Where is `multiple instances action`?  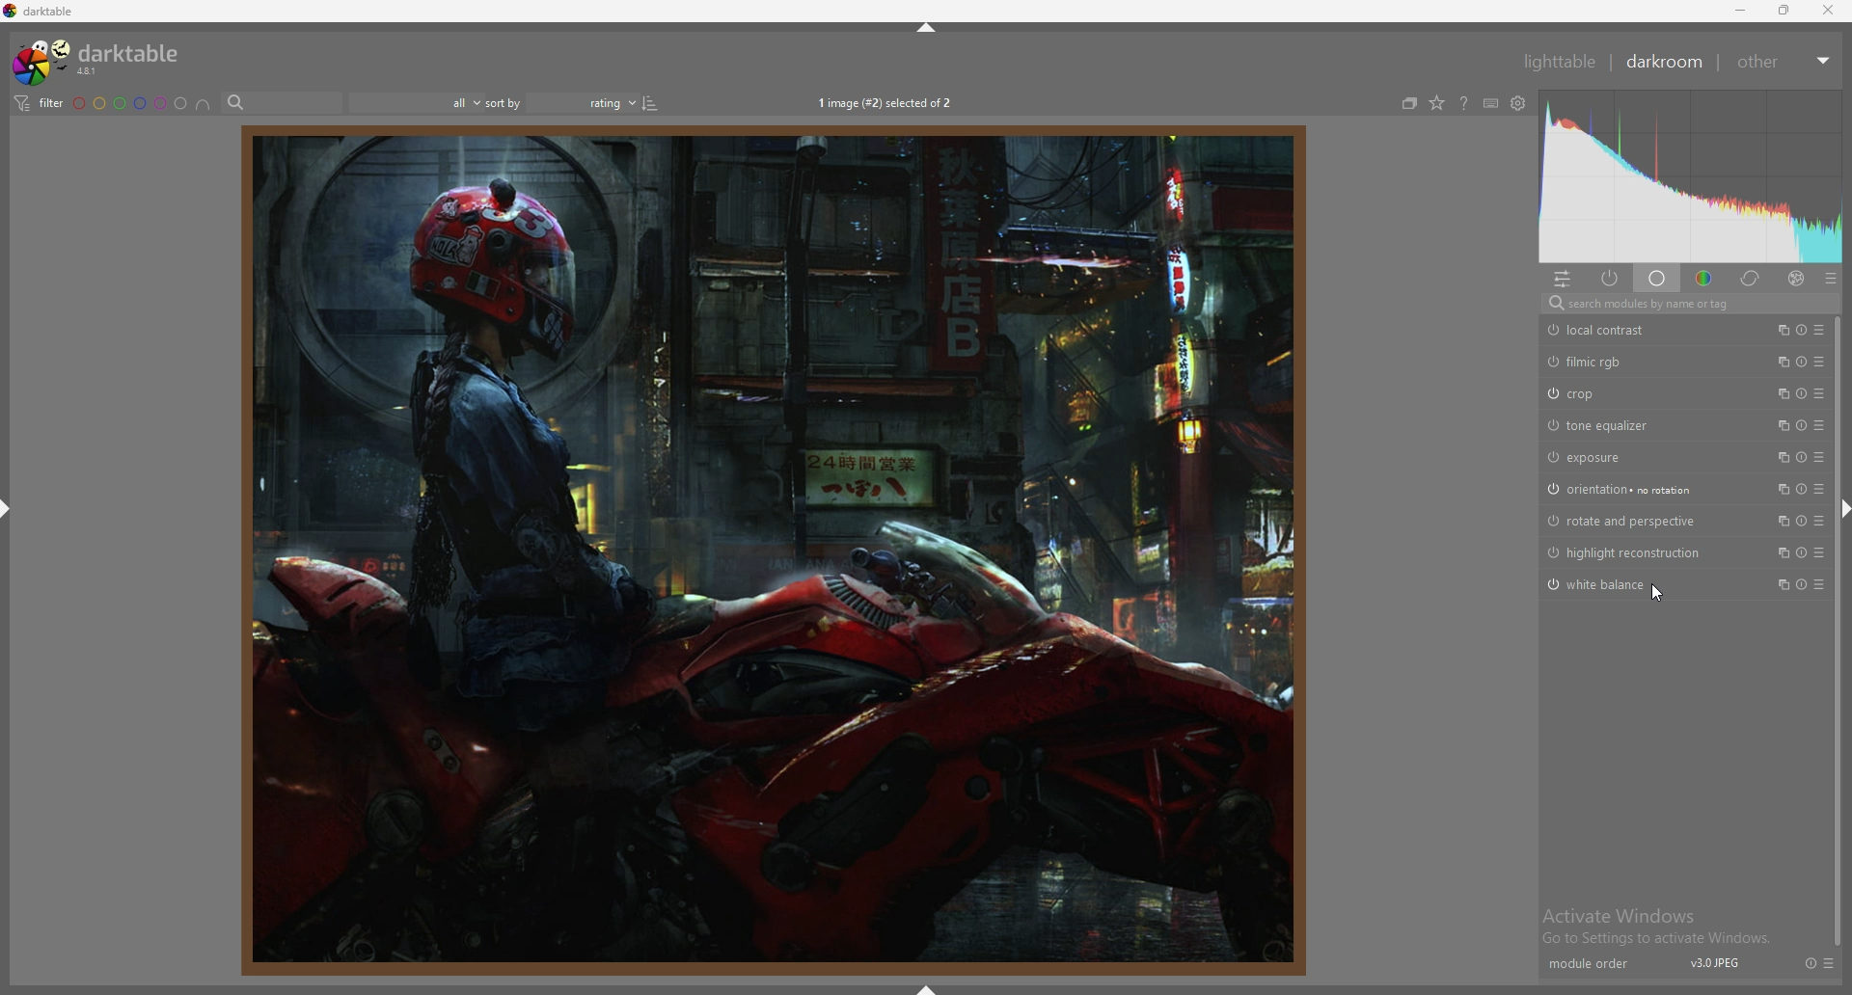 multiple instances action is located at coordinates (1781, 522).